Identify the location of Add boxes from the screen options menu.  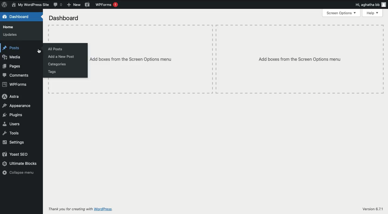
(301, 59).